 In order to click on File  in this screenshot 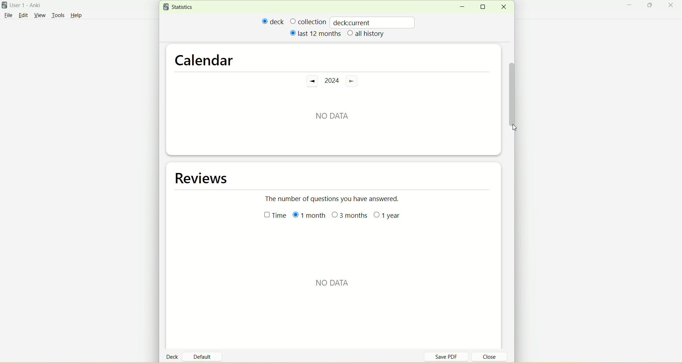, I will do `click(8, 15)`.